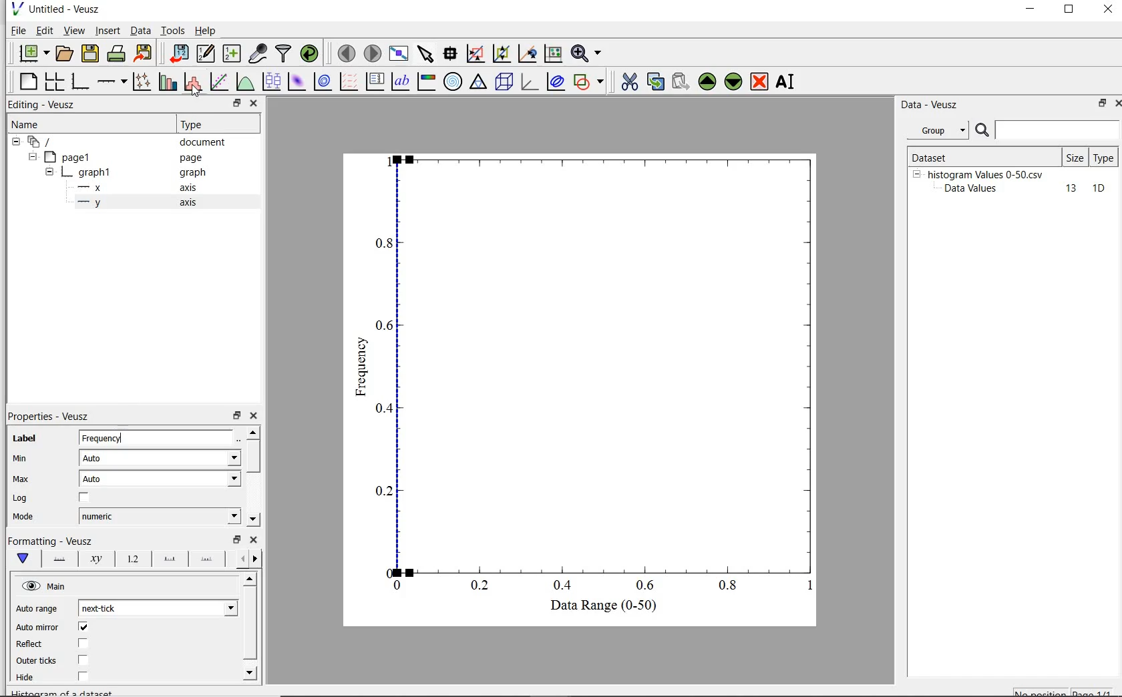 The width and height of the screenshot is (1122, 697). What do you see at coordinates (206, 53) in the screenshot?
I see `edit and create new datasets` at bounding box center [206, 53].